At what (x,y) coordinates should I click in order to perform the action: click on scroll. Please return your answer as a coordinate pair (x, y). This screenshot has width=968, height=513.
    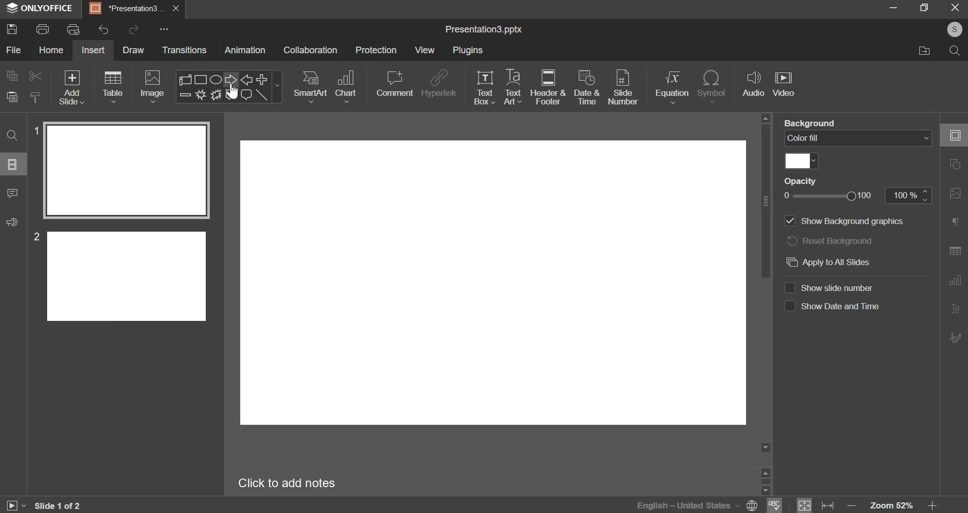
    Looking at the image, I should click on (187, 79).